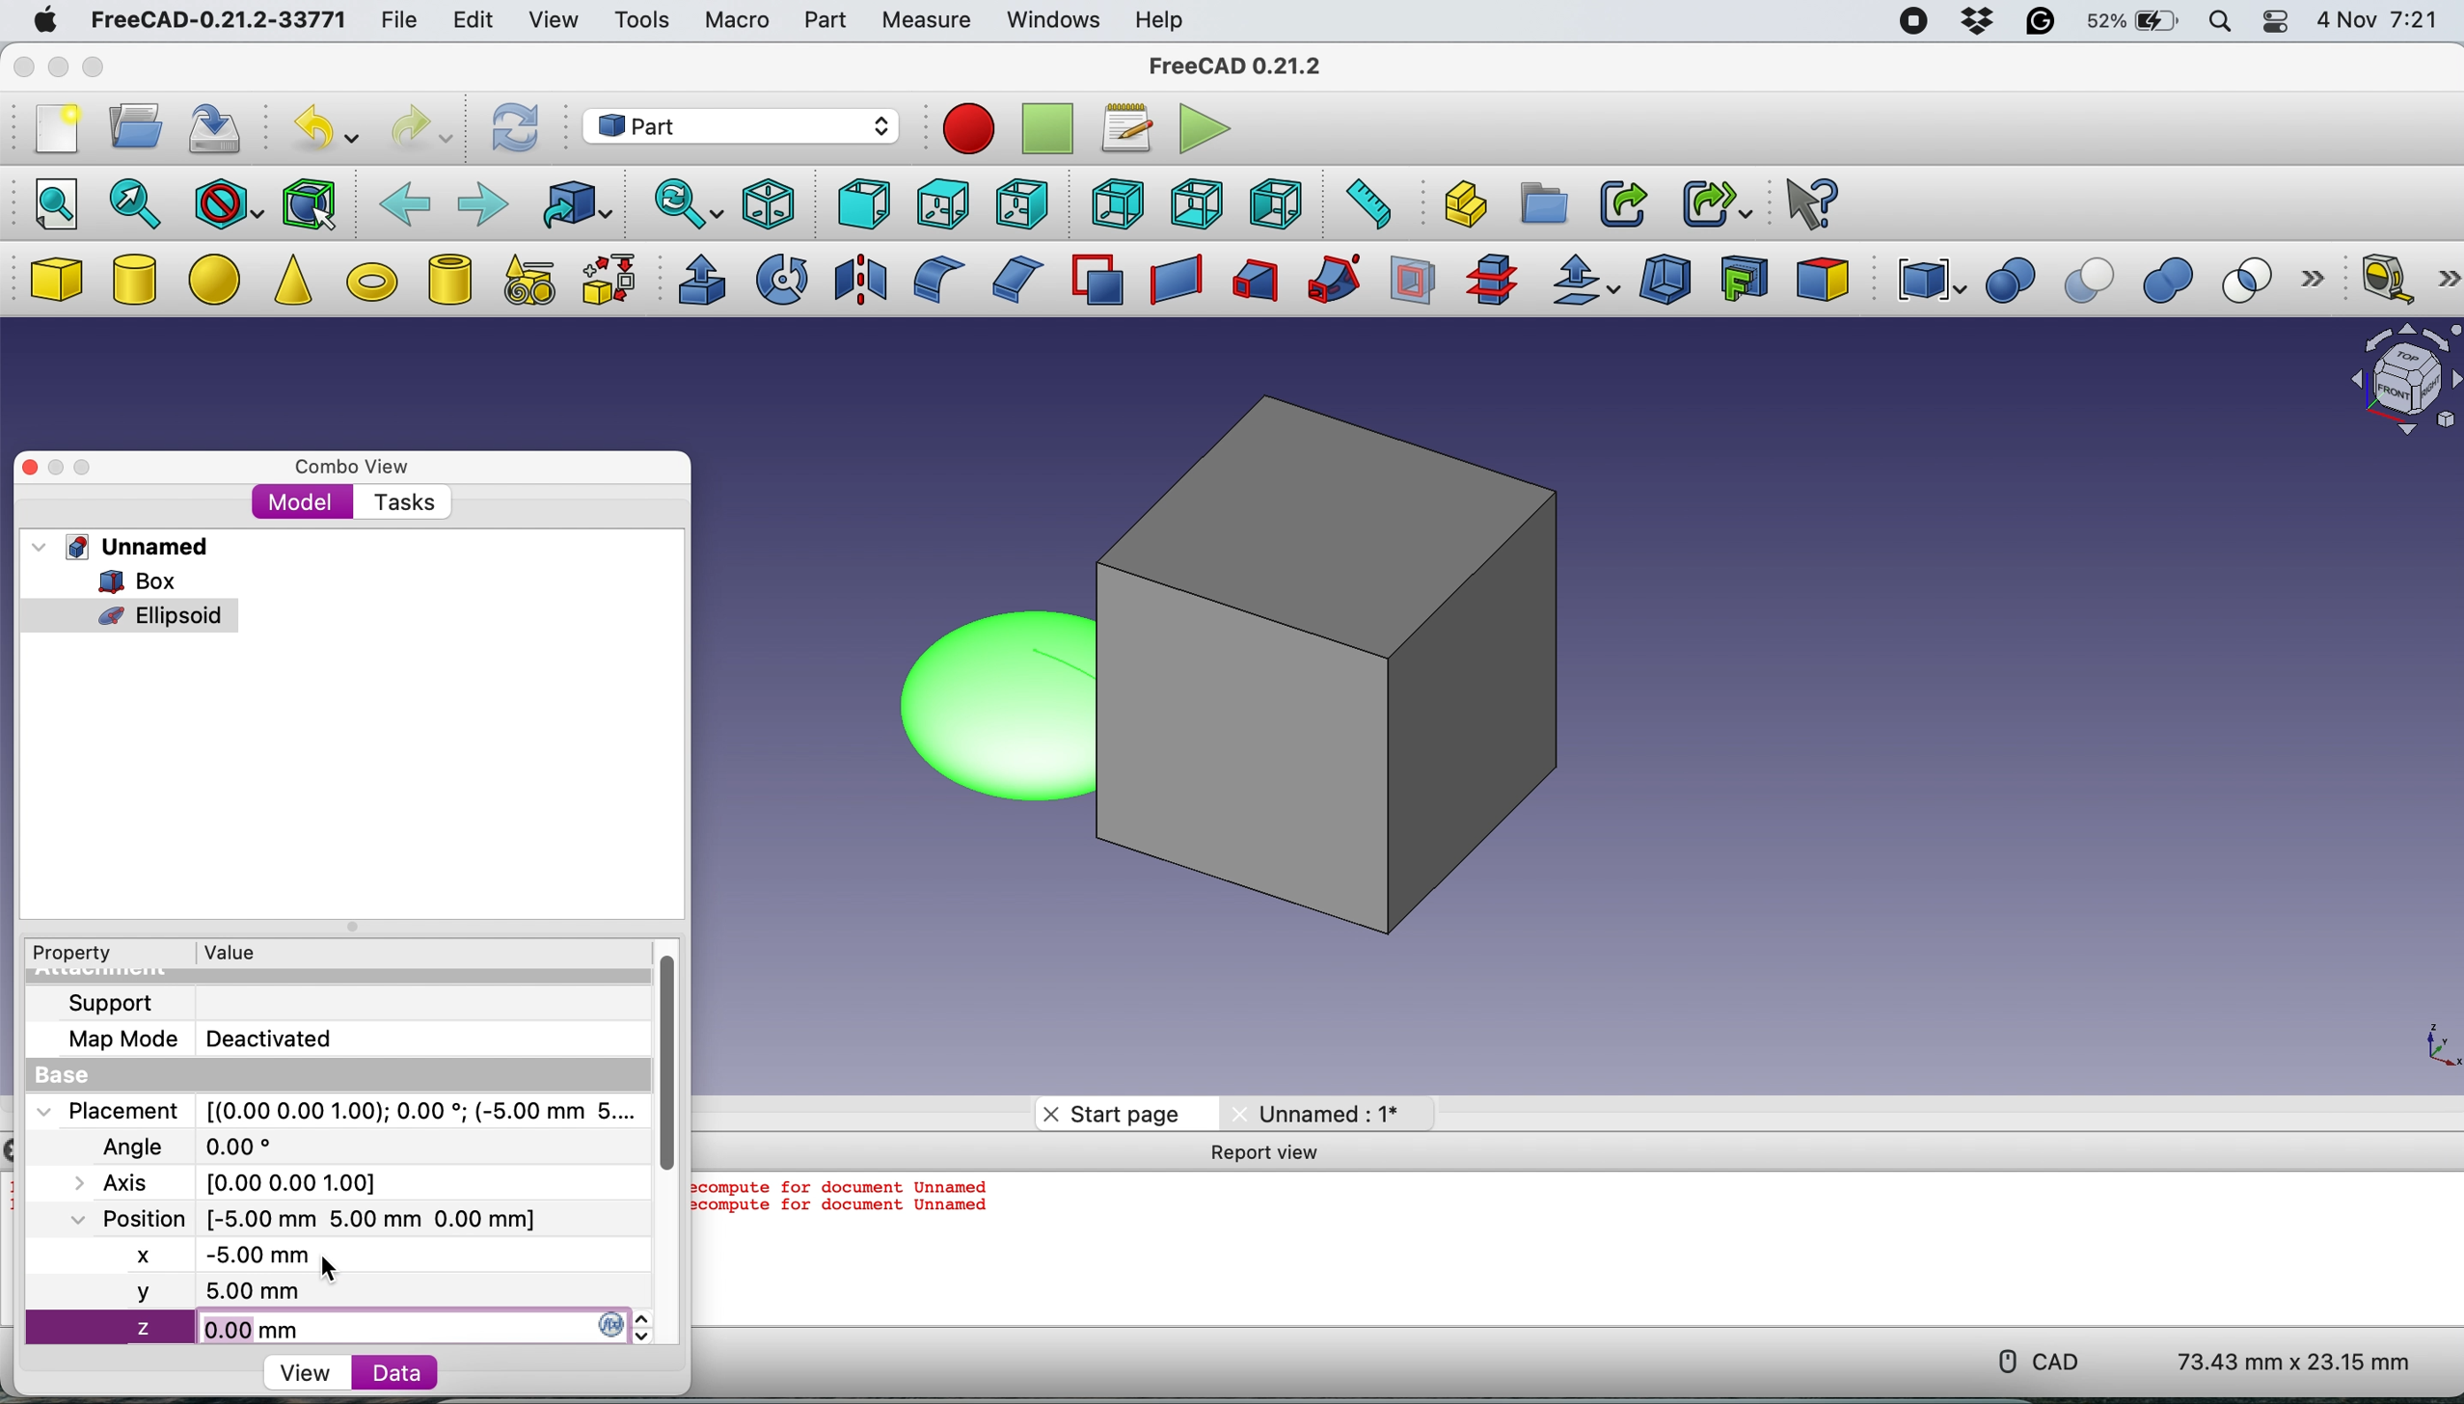 This screenshot has height=1404, width=2464. Describe the element at coordinates (736, 21) in the screenshot. I see `macro` at that location.